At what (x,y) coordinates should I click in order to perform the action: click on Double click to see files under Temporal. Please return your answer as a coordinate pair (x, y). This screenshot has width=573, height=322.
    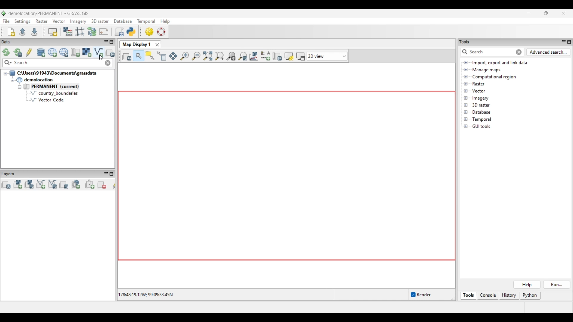
    Looking at the image, I should click on (482, 120).